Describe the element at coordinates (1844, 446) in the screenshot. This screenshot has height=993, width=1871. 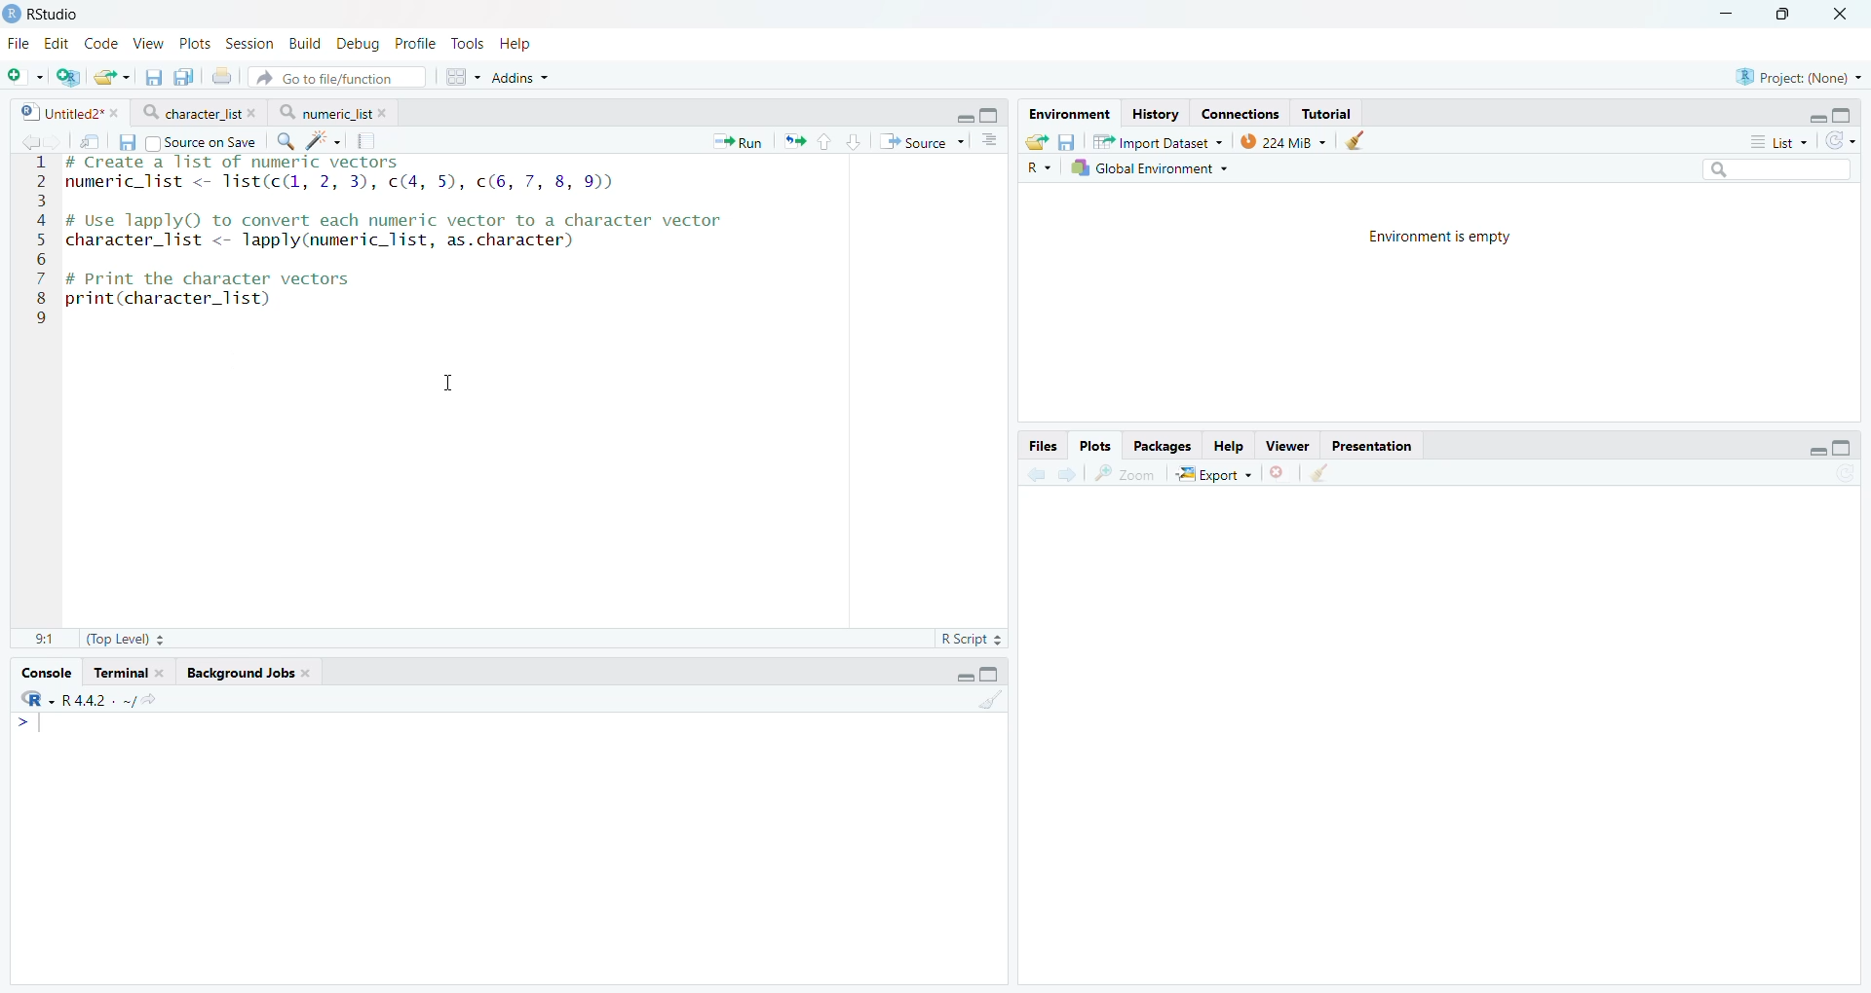
I see `Full Height` at that location.